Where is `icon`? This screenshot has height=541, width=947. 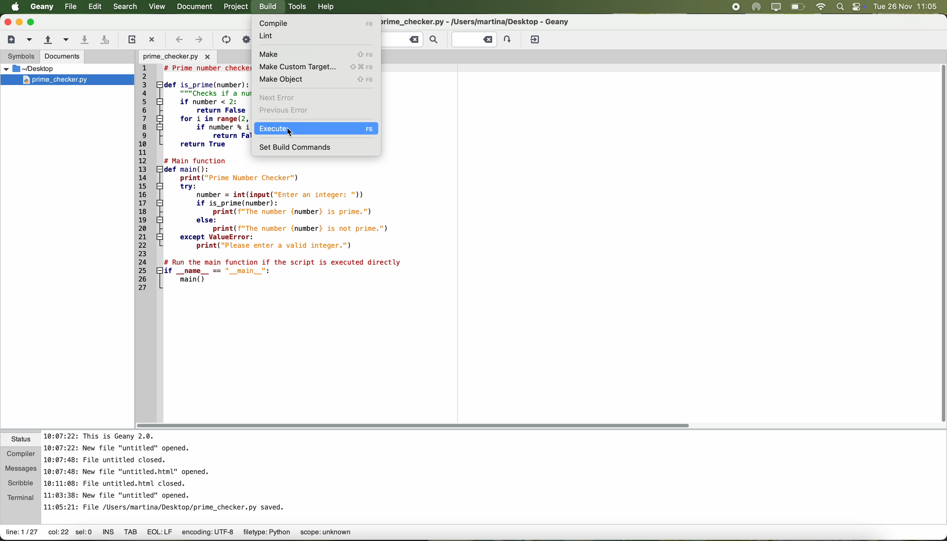
icon is located at coordinates (245, 39).